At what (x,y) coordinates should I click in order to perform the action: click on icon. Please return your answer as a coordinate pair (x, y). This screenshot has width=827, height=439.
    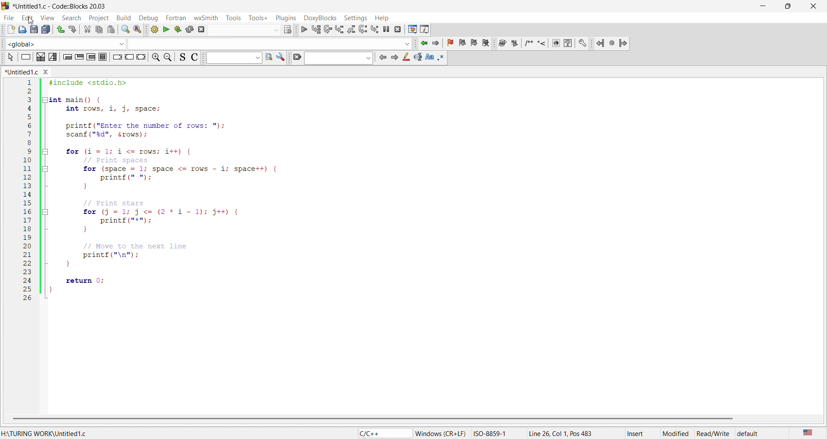
    Looking at the image, I should click on (289, 29).